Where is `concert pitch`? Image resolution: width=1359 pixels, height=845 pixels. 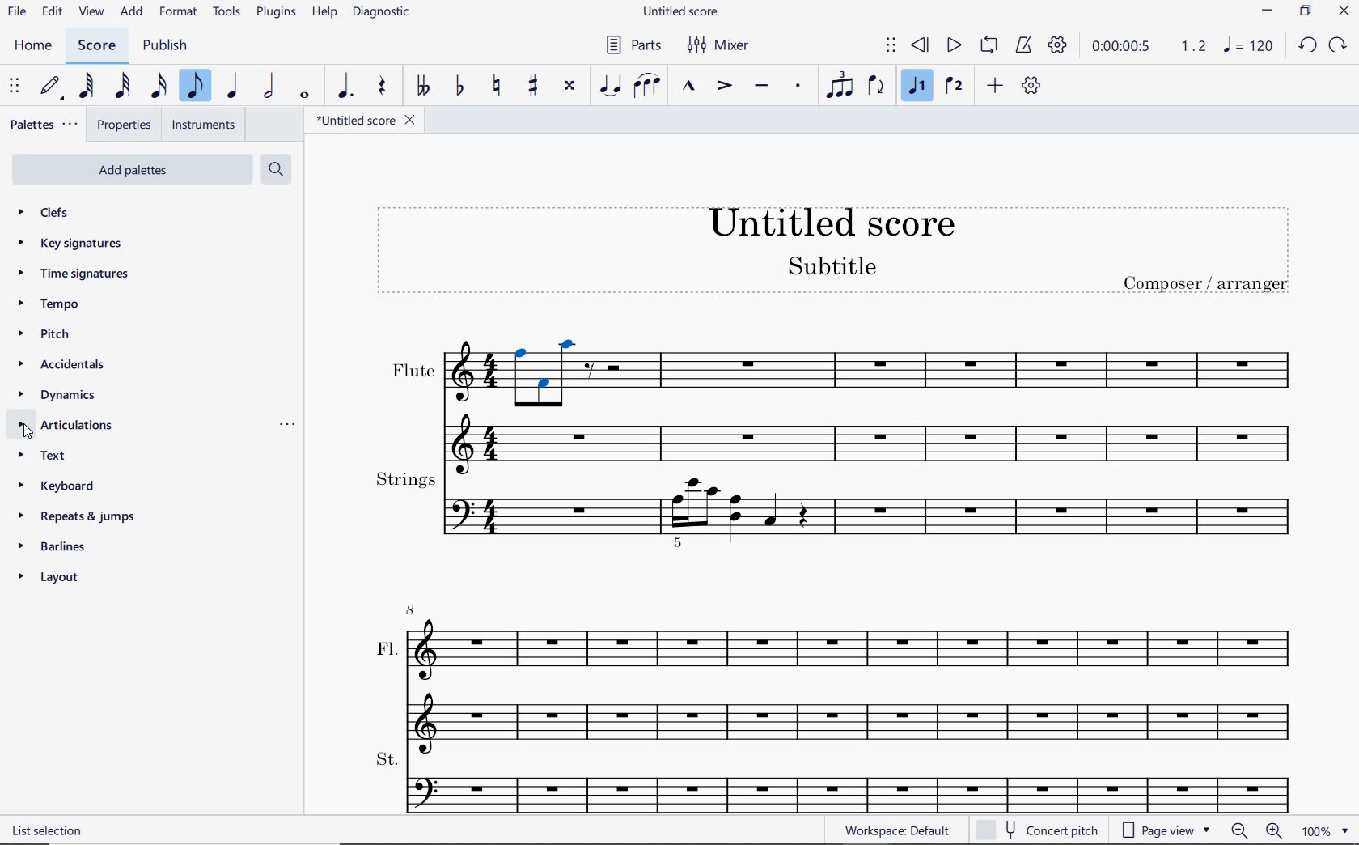
concert pitch is located at coordinates (1039, 828).